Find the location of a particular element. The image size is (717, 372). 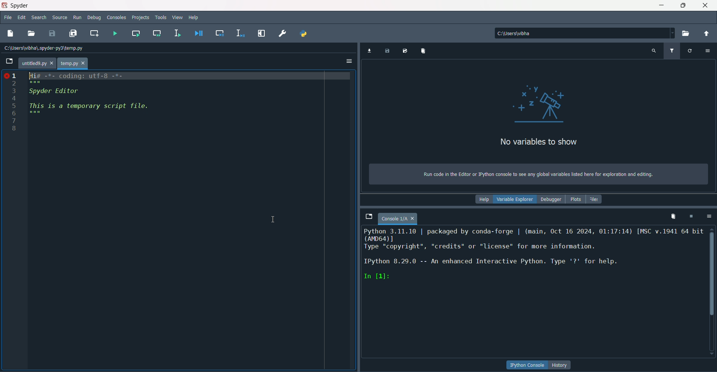

maximize current page is located at coordinates (261, 33).